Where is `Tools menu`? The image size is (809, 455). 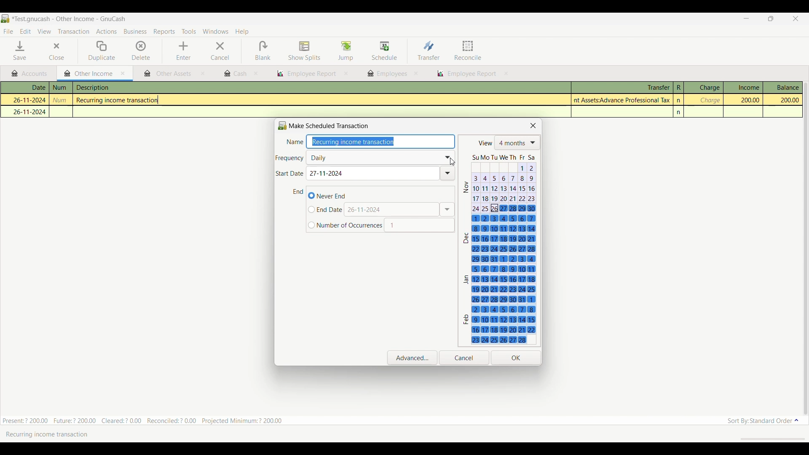
Tools menu is located at coordinates (189, 32).